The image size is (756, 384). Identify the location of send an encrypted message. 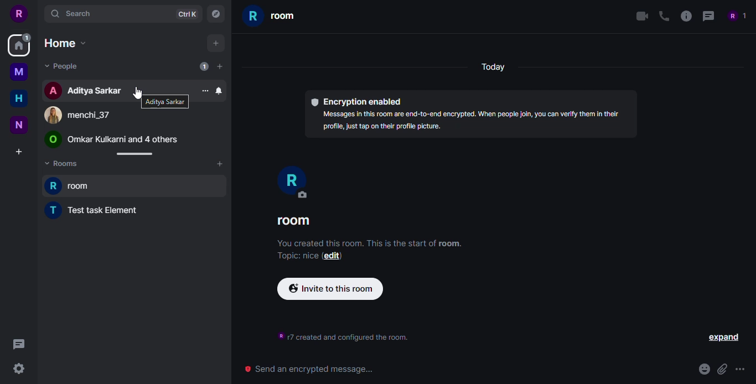
(310, 370).